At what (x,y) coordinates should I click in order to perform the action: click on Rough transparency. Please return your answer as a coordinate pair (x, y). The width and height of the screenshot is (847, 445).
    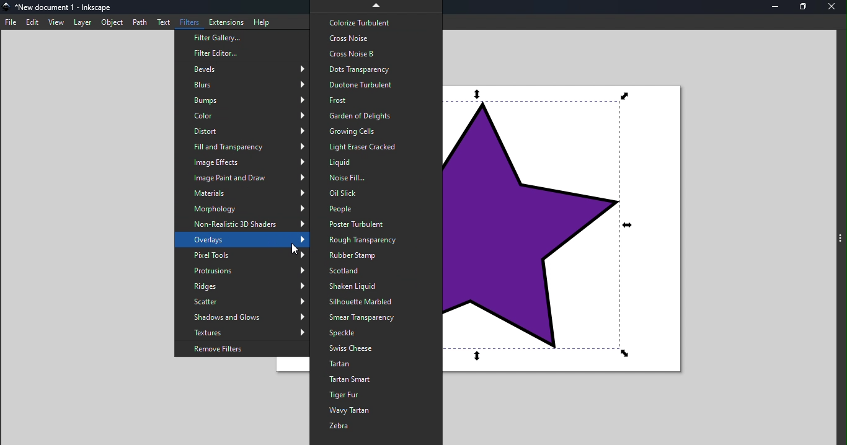
    Looking at the image, I should click on (379, 239).